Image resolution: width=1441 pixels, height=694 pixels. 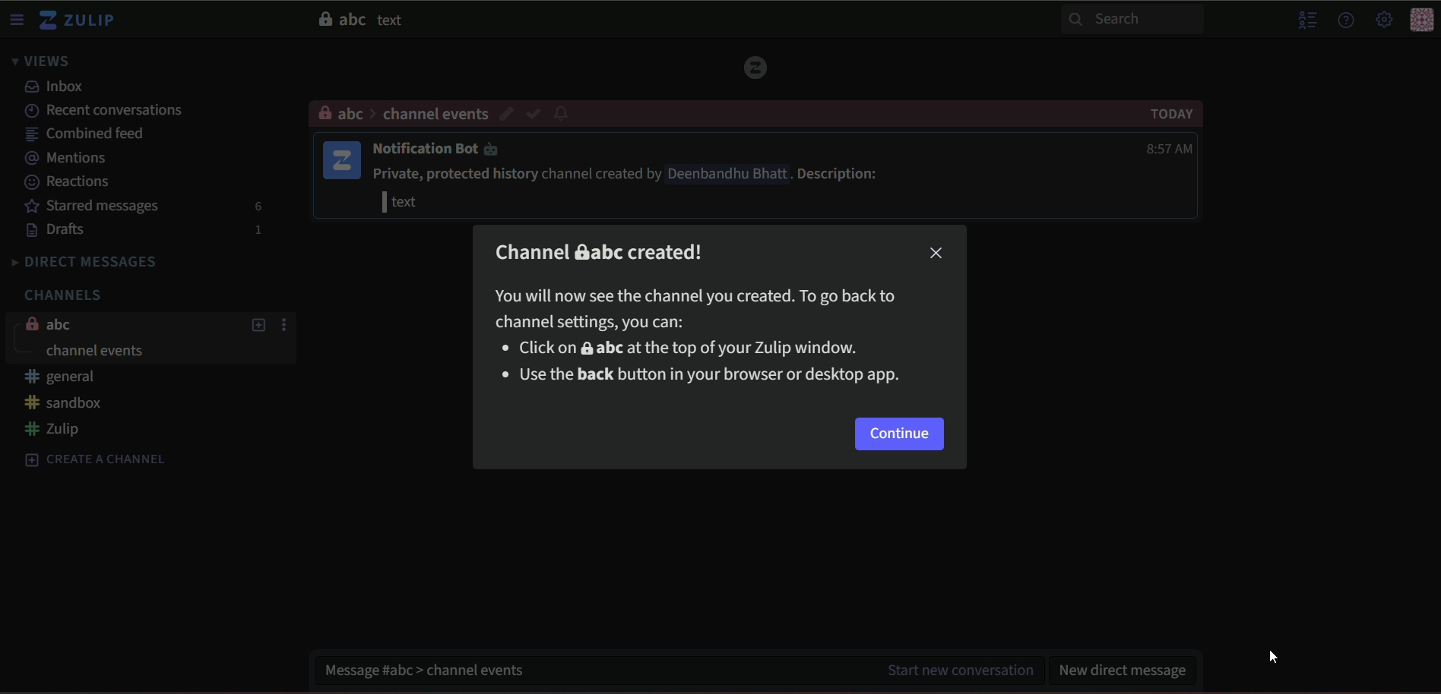 What do you see at coordinates (57, 87) in the screenshot?
I see `inbox` at bounding box center [57, 87].